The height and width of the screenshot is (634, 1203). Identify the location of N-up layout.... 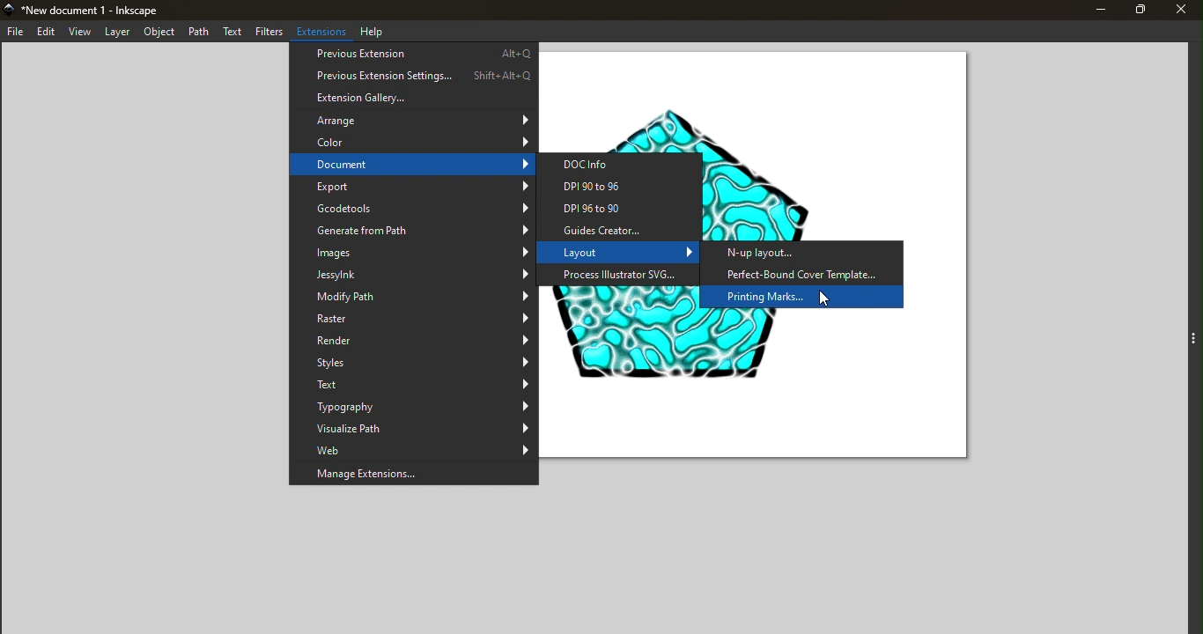
(770, 254).